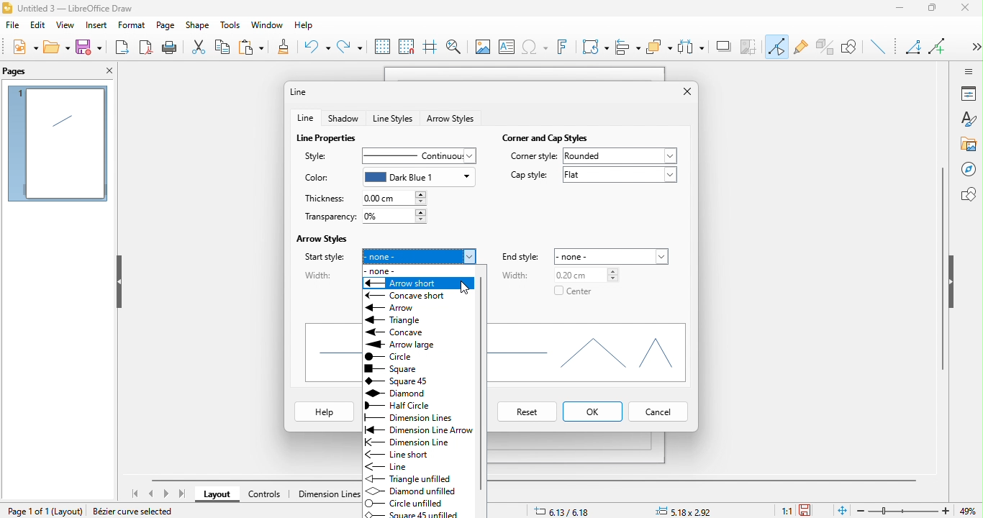  What do you see at coordinates (659, 413) in the screenshot?
I see `cancel` at bounding box center [659, 413].